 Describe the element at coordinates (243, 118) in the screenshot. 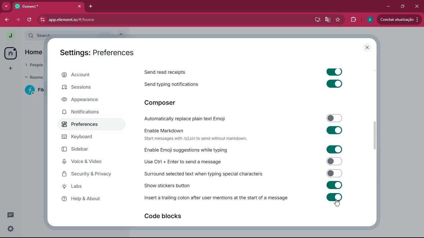

I see `Automatically replace plain text Emoji` at that location.